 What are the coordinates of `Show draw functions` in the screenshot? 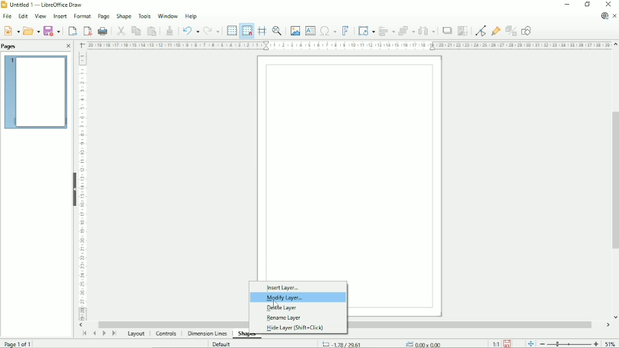 It's located at (527, 31).